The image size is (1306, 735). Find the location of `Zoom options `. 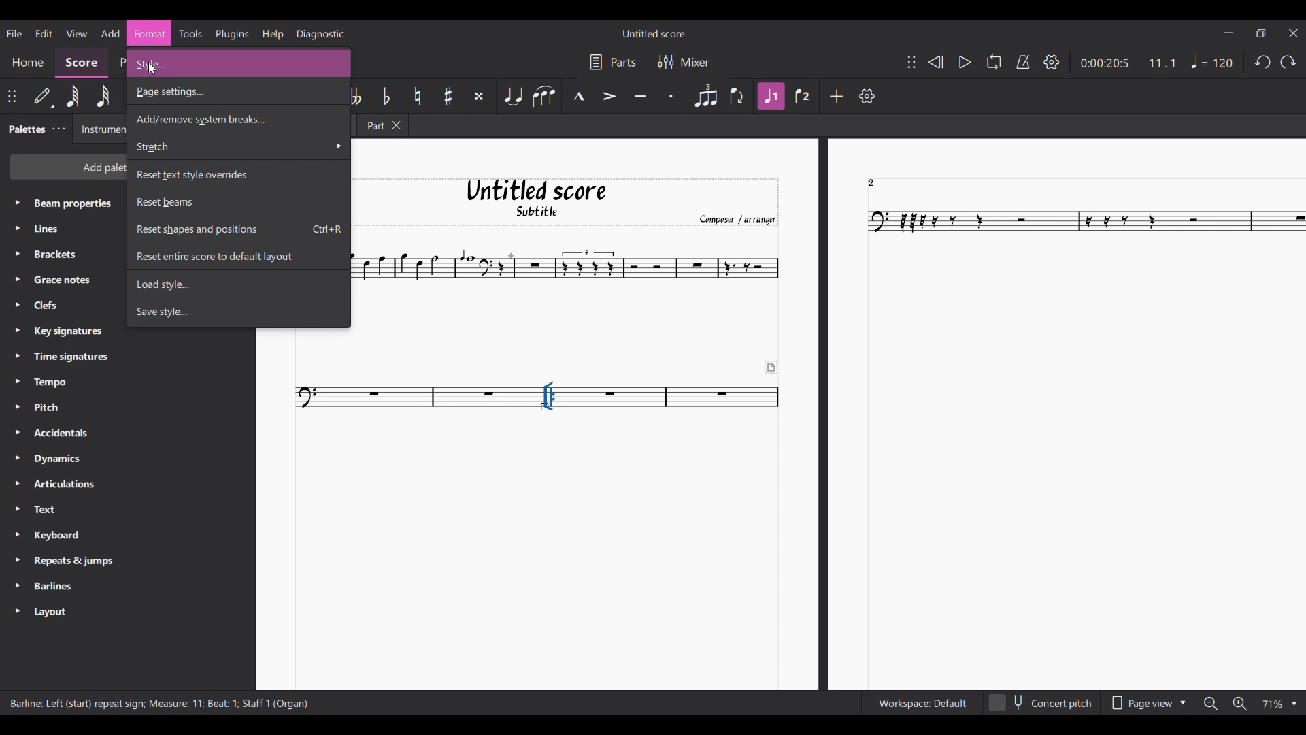

Zoom options  is located at coordinates (1279, 704).